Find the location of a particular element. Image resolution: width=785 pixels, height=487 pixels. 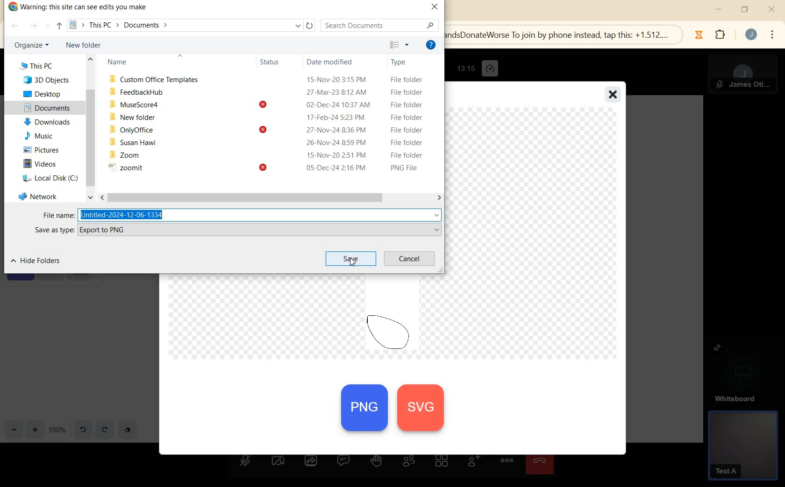

close is located at coordinates (771, 10).